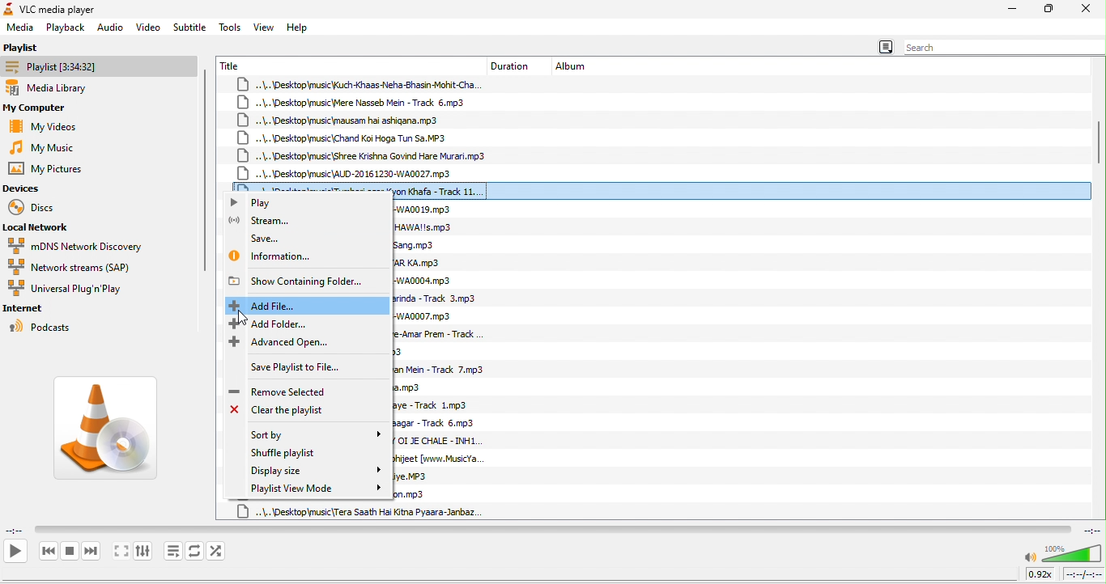 This screenshot has width=1106, height=584. I want to click on internet, so click(32, 308).